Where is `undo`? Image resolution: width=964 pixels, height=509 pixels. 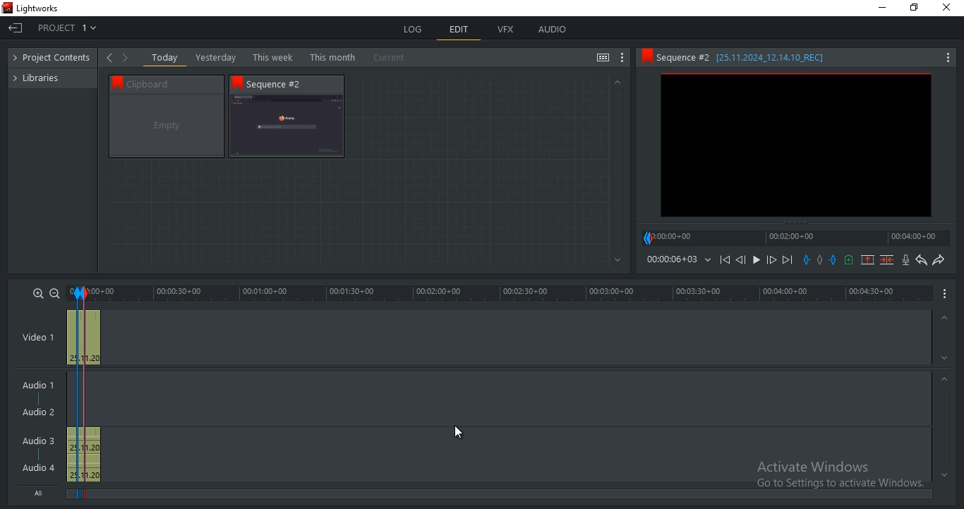
undo is located at coordinates (922, 260).